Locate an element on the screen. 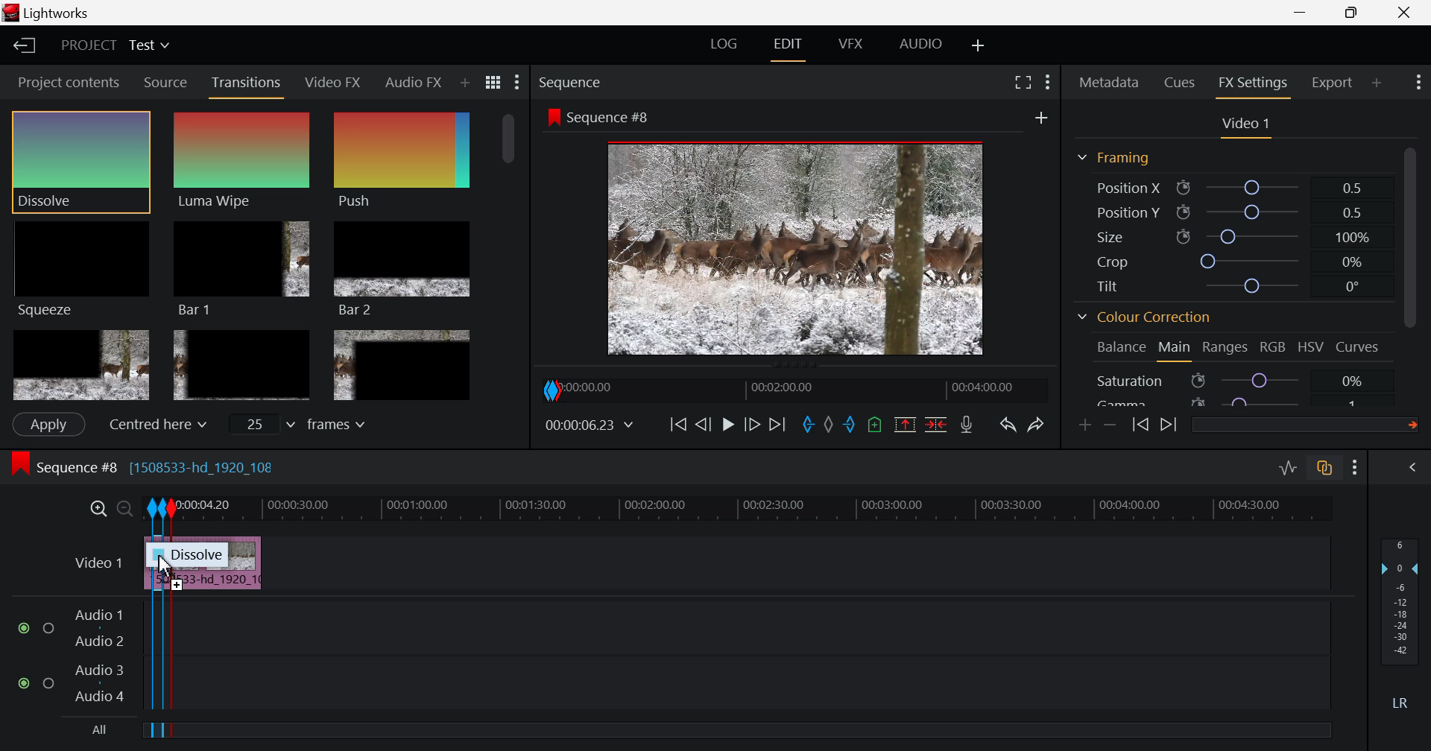 The width and height of the screenshot is (1431, 751). Timeline Zoom Out is located at coordinates (125, 510).